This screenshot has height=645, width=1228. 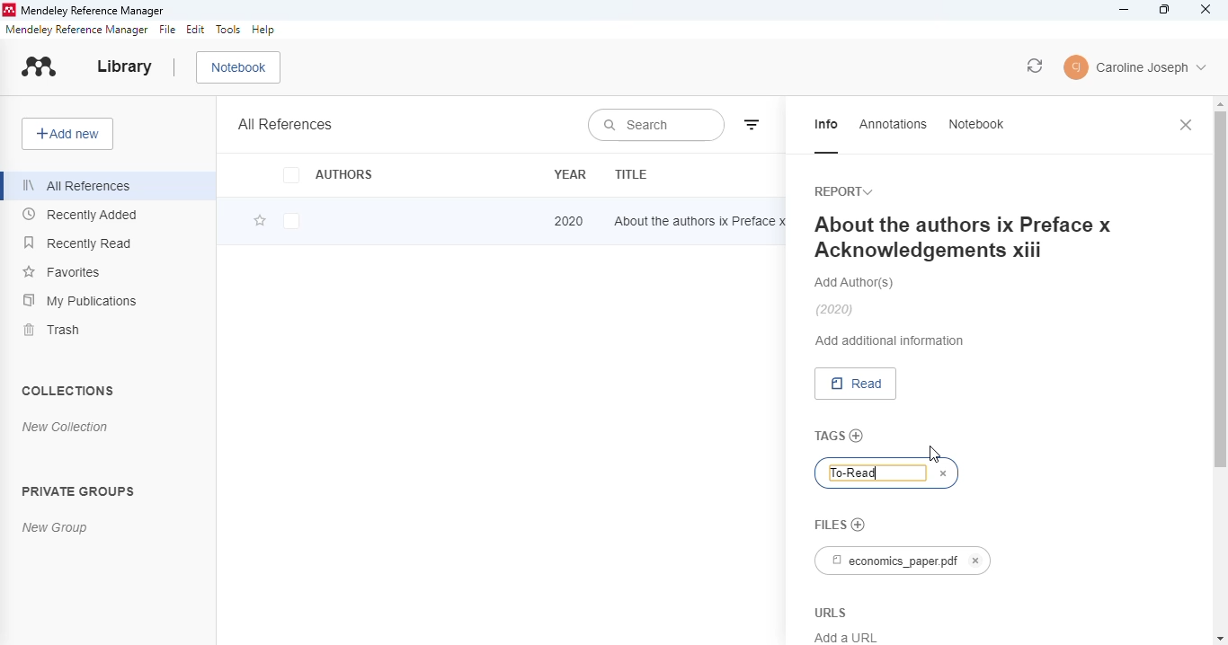 I want to click on notebook, so click(x=238, y=67).